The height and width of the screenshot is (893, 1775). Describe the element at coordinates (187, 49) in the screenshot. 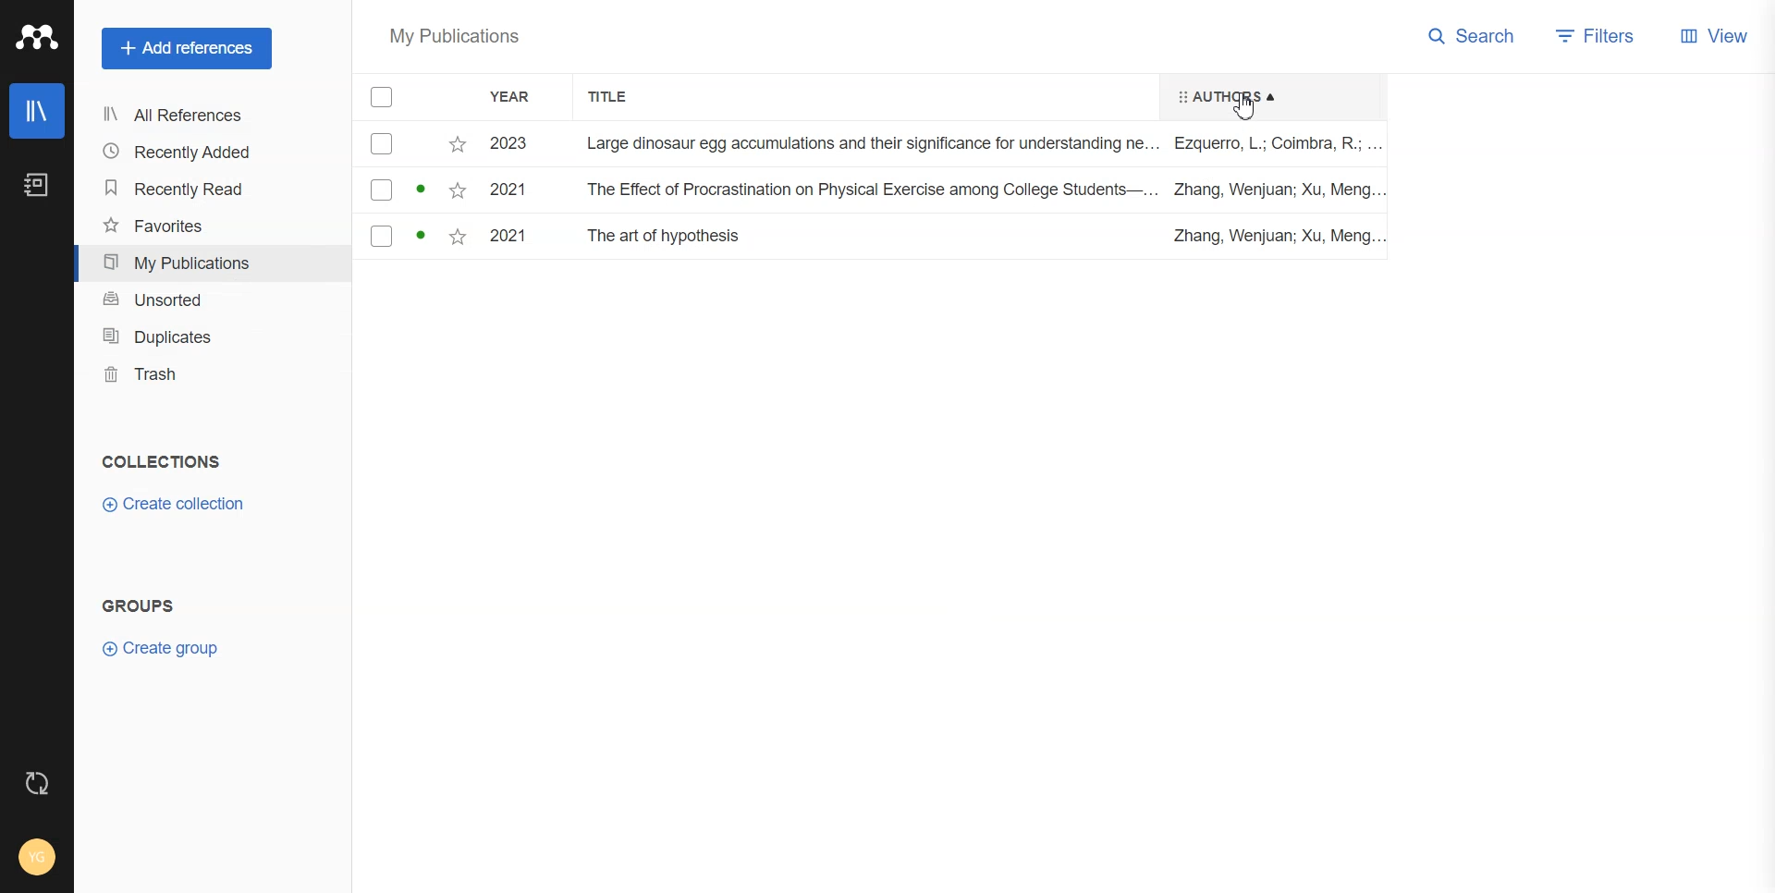

I see `Add references` at that location.